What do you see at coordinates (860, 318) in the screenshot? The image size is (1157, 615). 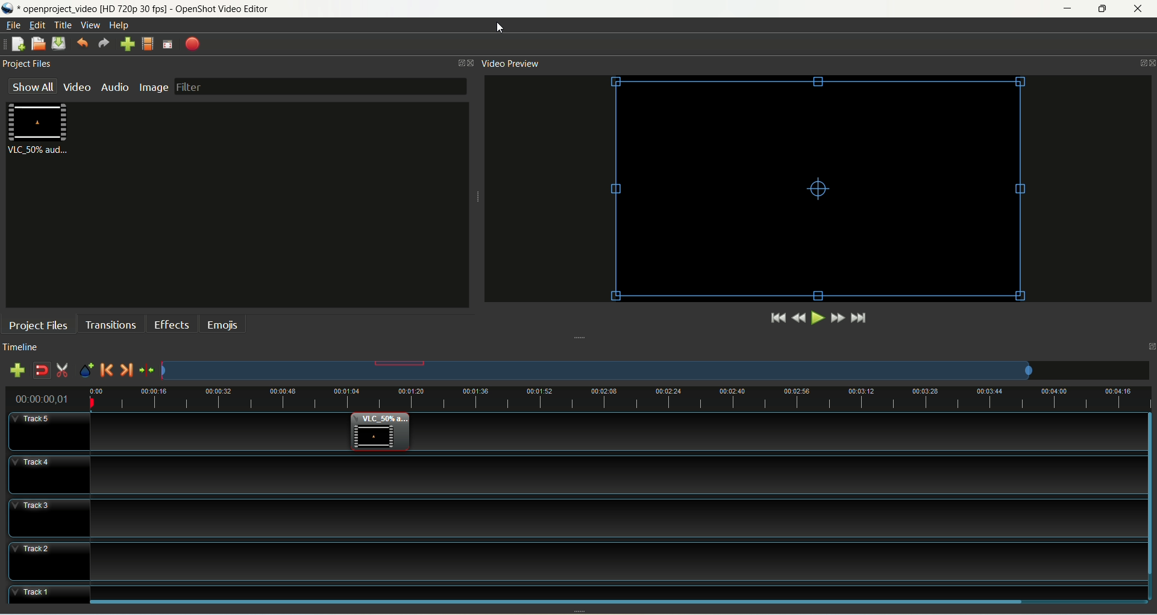 I see `jump to end` at bounding box center [860, 318].